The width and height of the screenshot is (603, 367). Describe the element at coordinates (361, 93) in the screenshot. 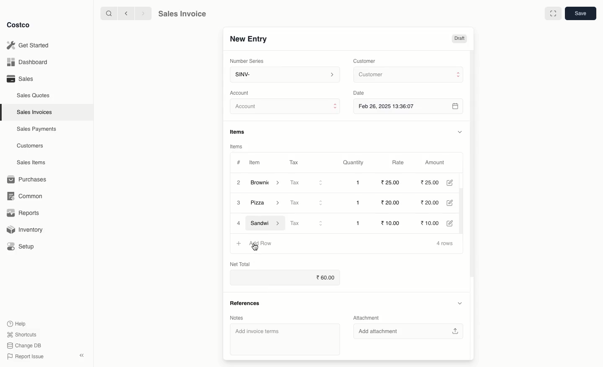

I see `Date` at that location.